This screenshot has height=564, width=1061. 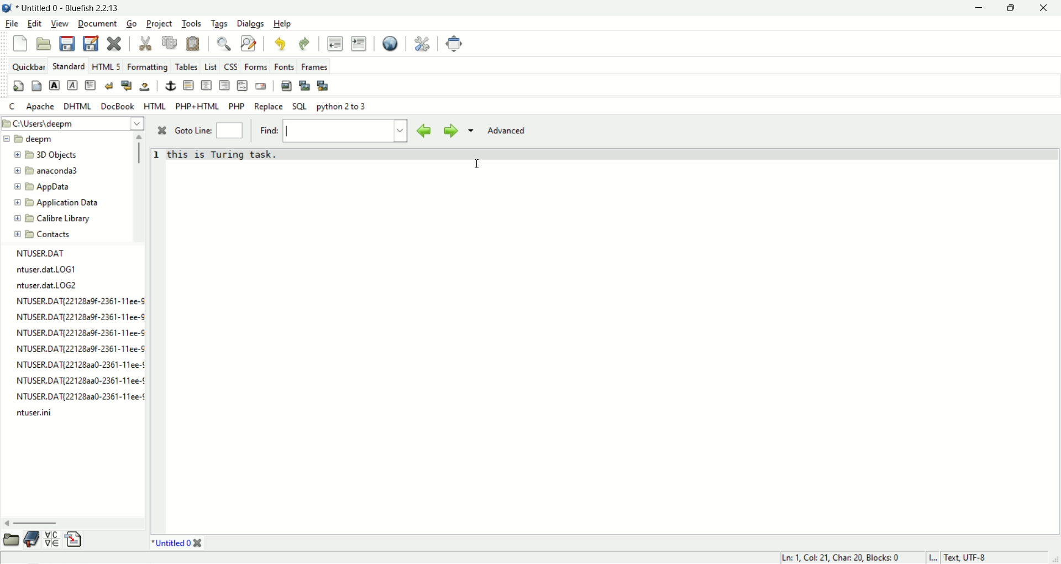 What do you see at coordinates (106, 66) in the screenshot?
I see `HTML 5` at bounding box center [106, 66].